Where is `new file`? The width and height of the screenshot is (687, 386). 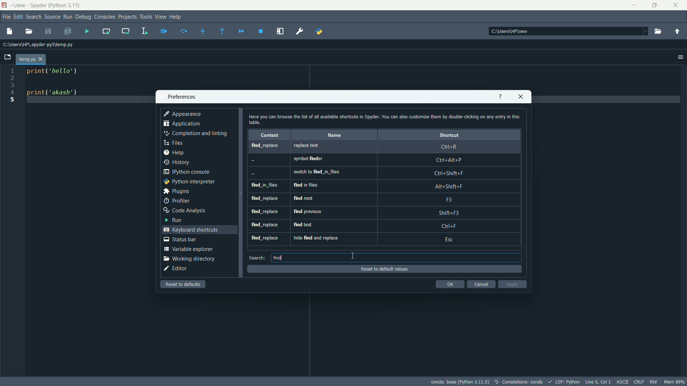
new file is located at coordinates (9, 31).